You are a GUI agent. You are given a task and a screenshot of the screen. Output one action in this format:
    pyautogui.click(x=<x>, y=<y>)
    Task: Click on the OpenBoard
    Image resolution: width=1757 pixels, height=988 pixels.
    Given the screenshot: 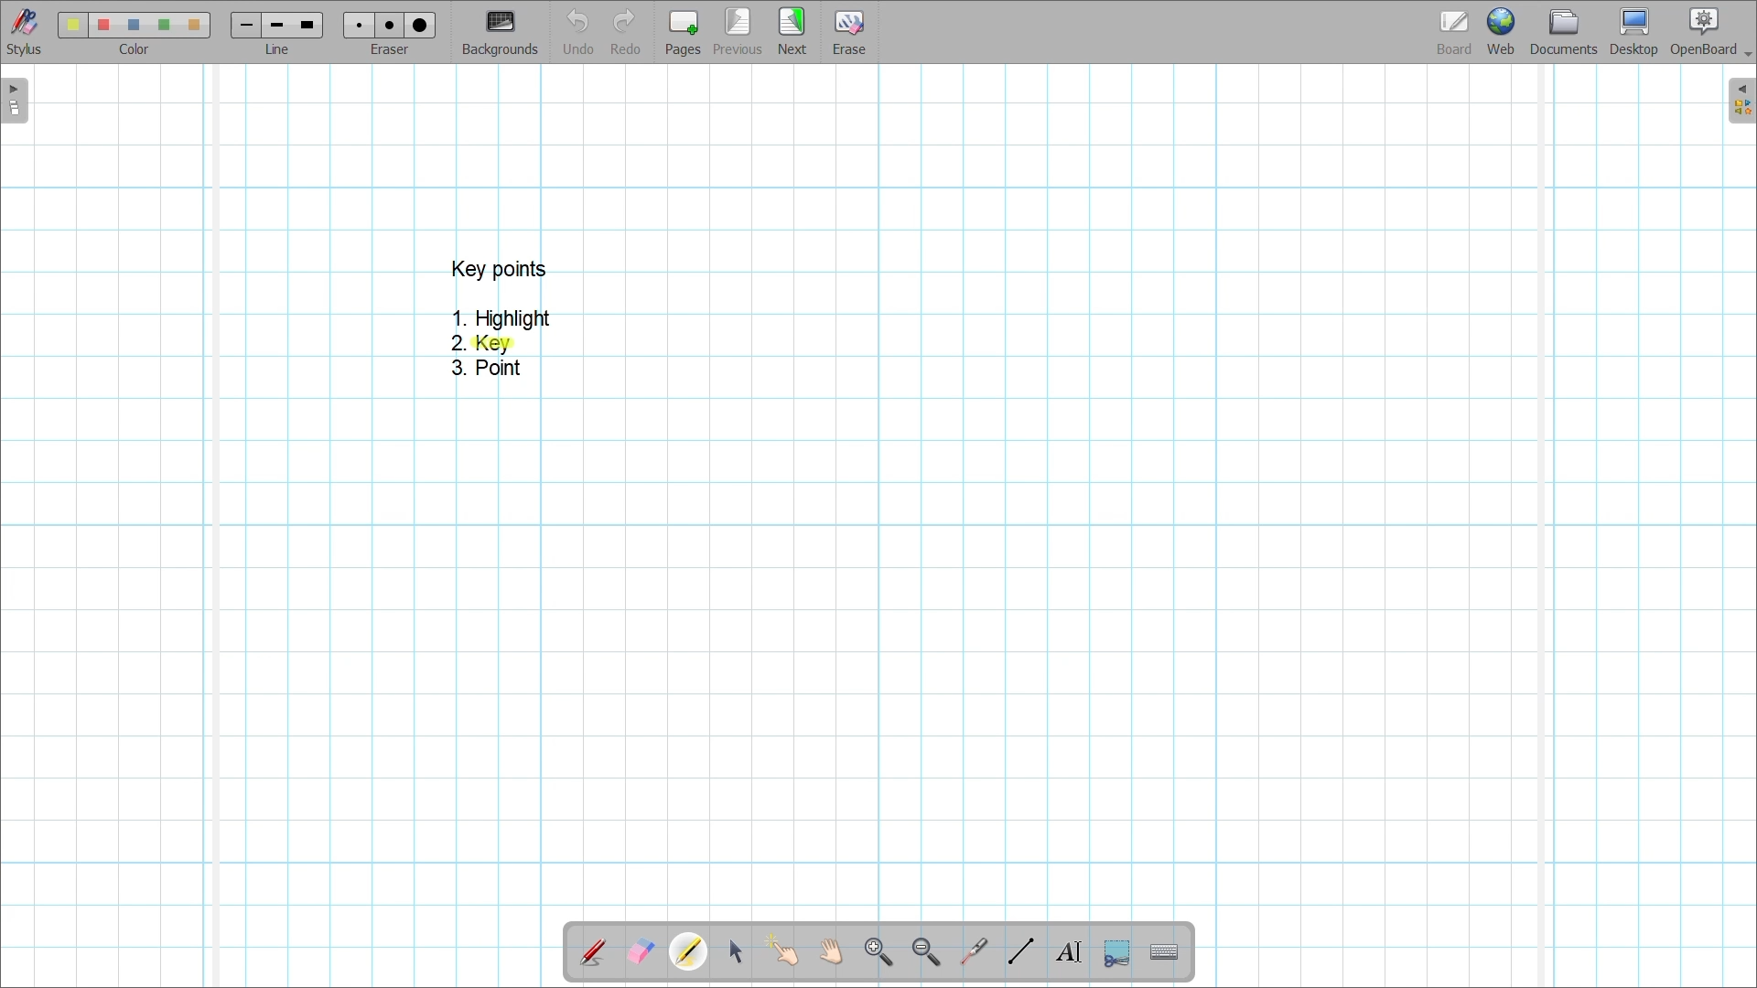 What is the action you would take?
    pyautogui.click(x=1710, y=33)
    